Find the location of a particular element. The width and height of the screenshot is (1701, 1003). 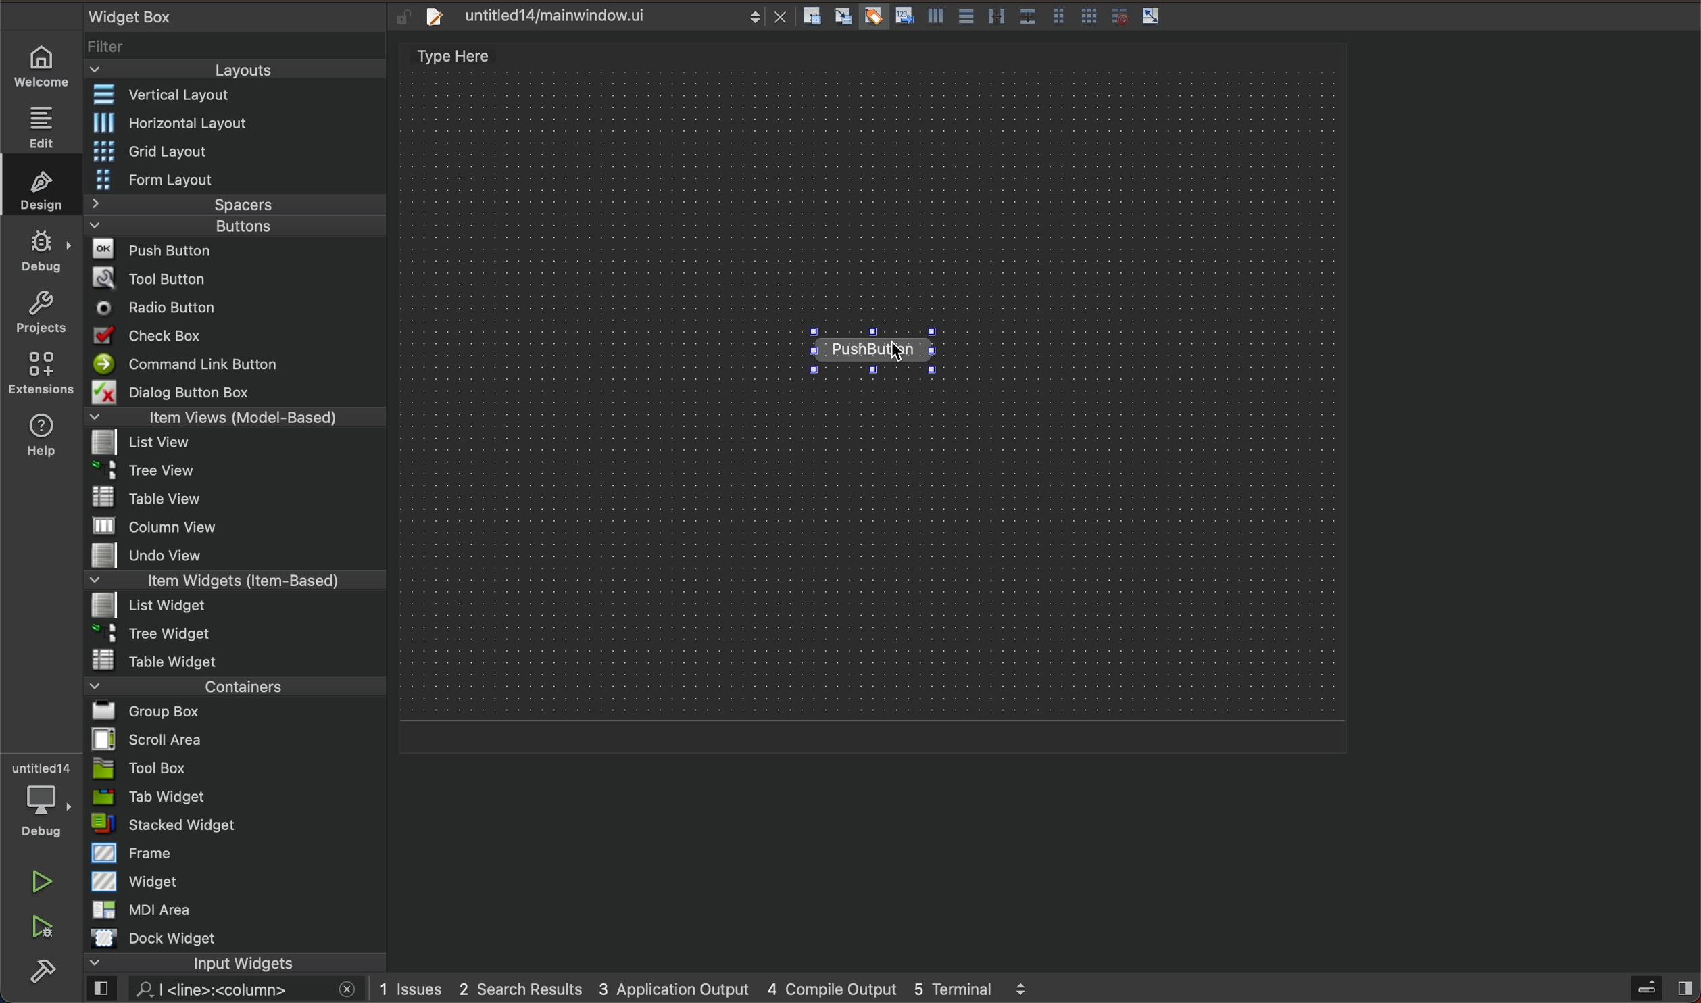

column view is located at coordinates (237, 529).